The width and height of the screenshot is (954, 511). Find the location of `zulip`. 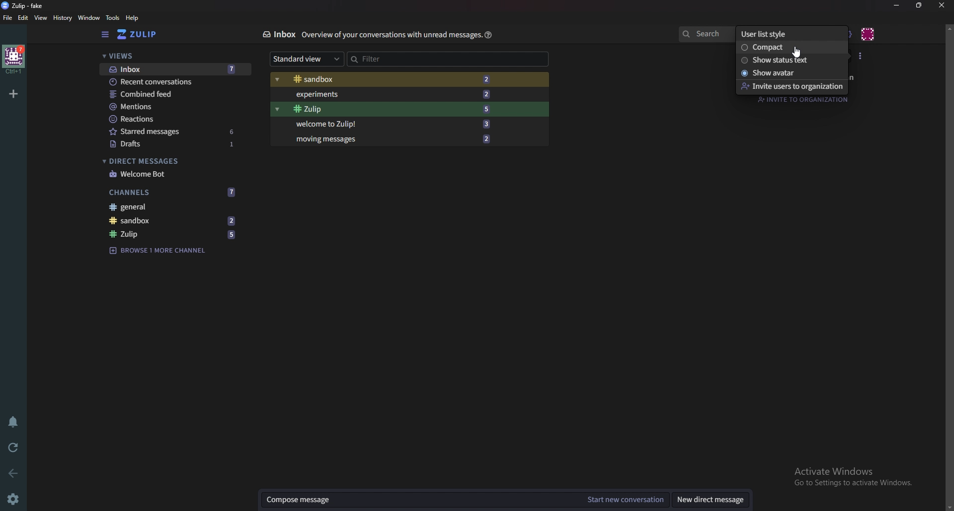

zulip is located at coordinates (25, 6).